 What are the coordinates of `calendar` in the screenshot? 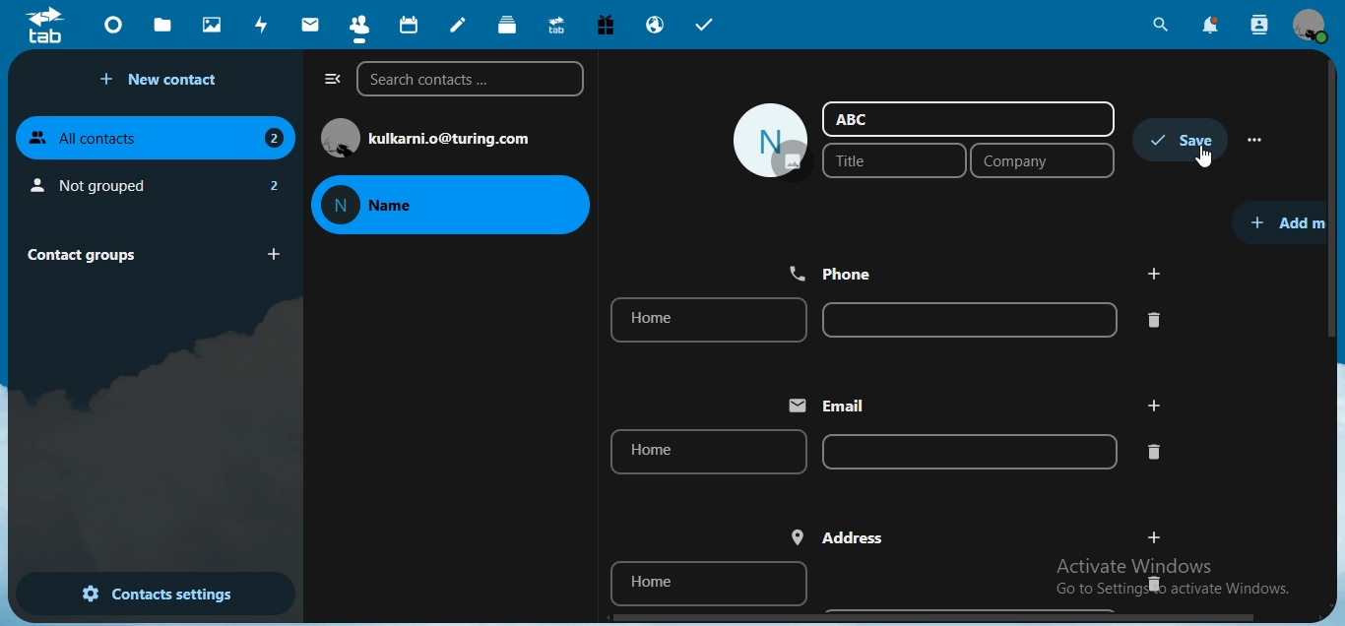 It's located at (407, 23).